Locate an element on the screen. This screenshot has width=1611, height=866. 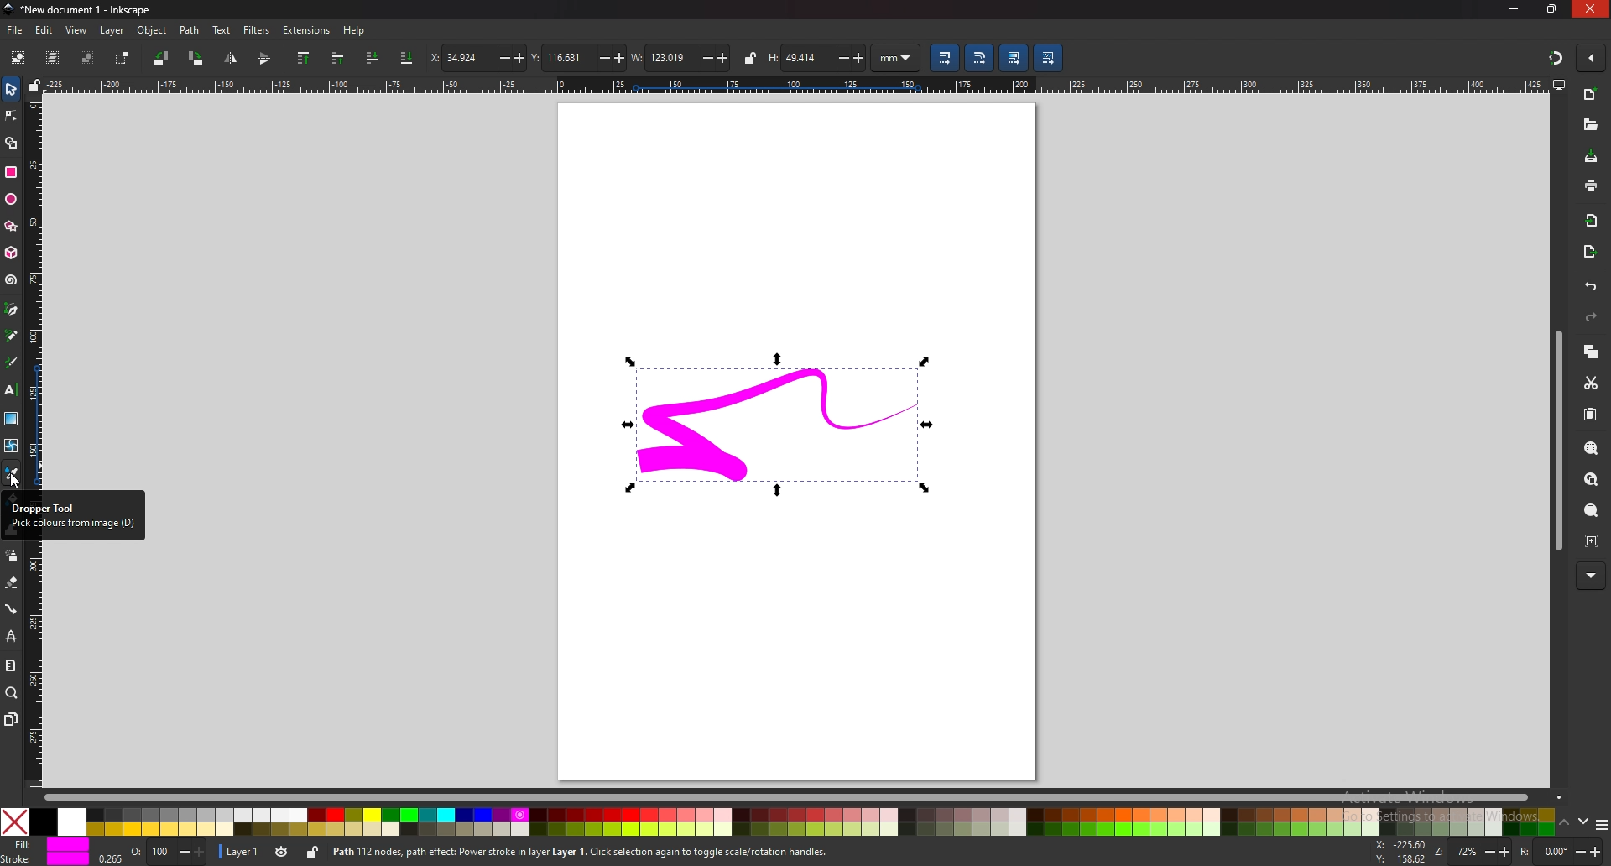
raise one step is located at coordinates (337, 59).